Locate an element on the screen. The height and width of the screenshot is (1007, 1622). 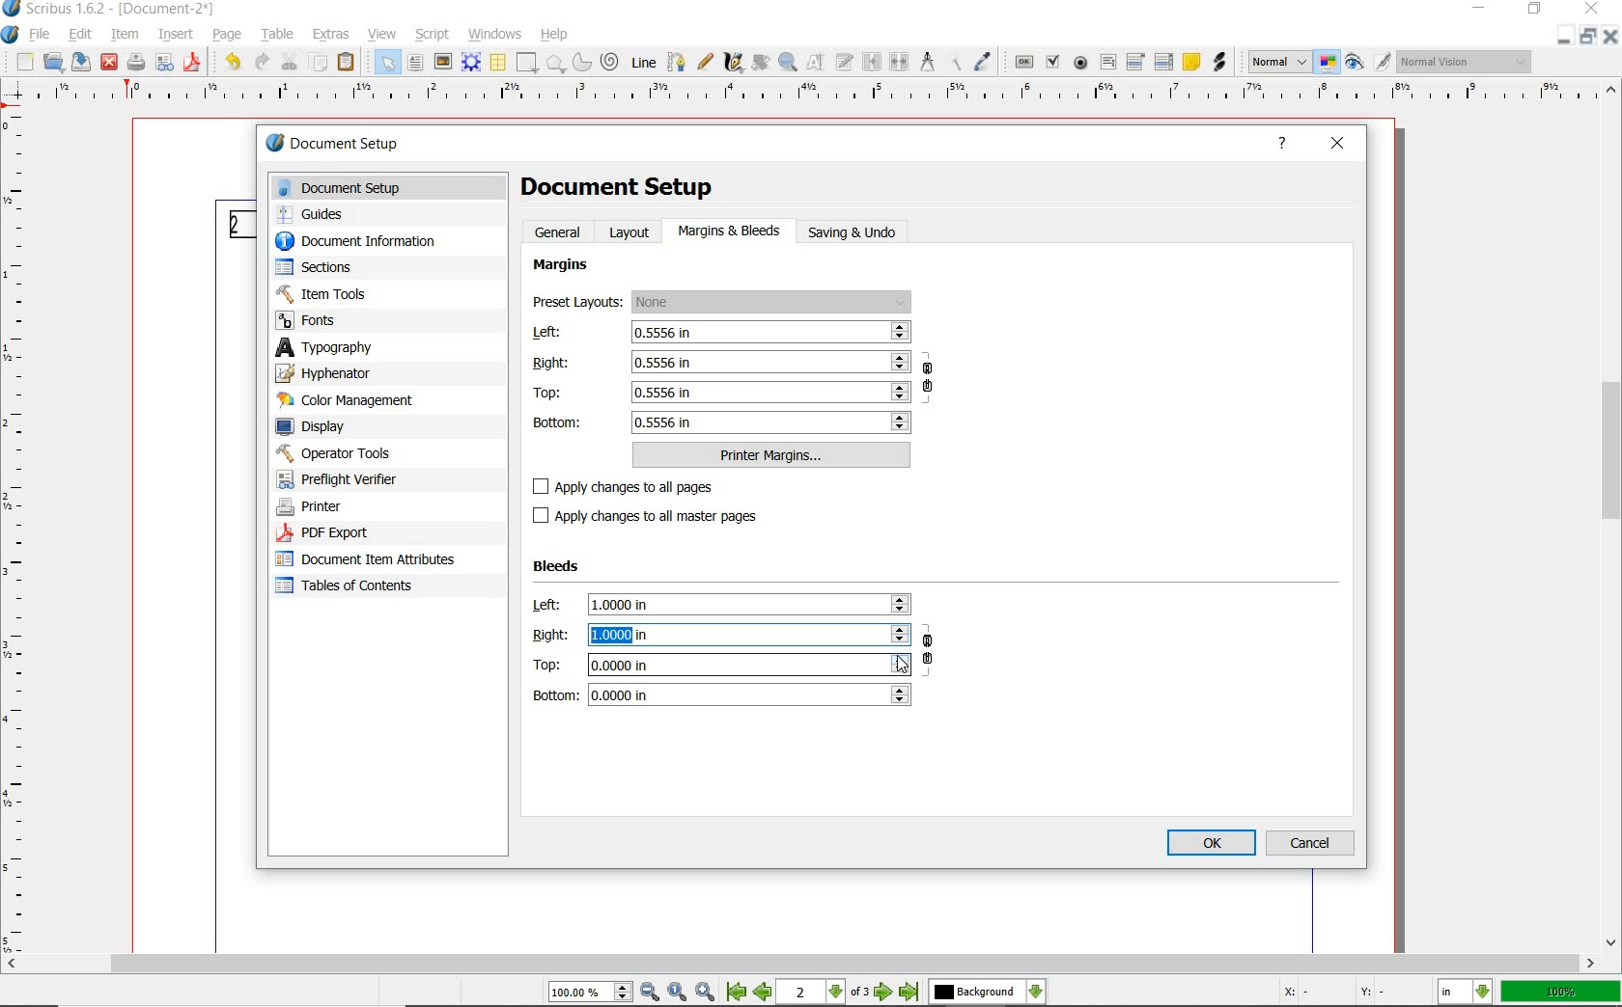
edit is located at coordinates (79, 34).